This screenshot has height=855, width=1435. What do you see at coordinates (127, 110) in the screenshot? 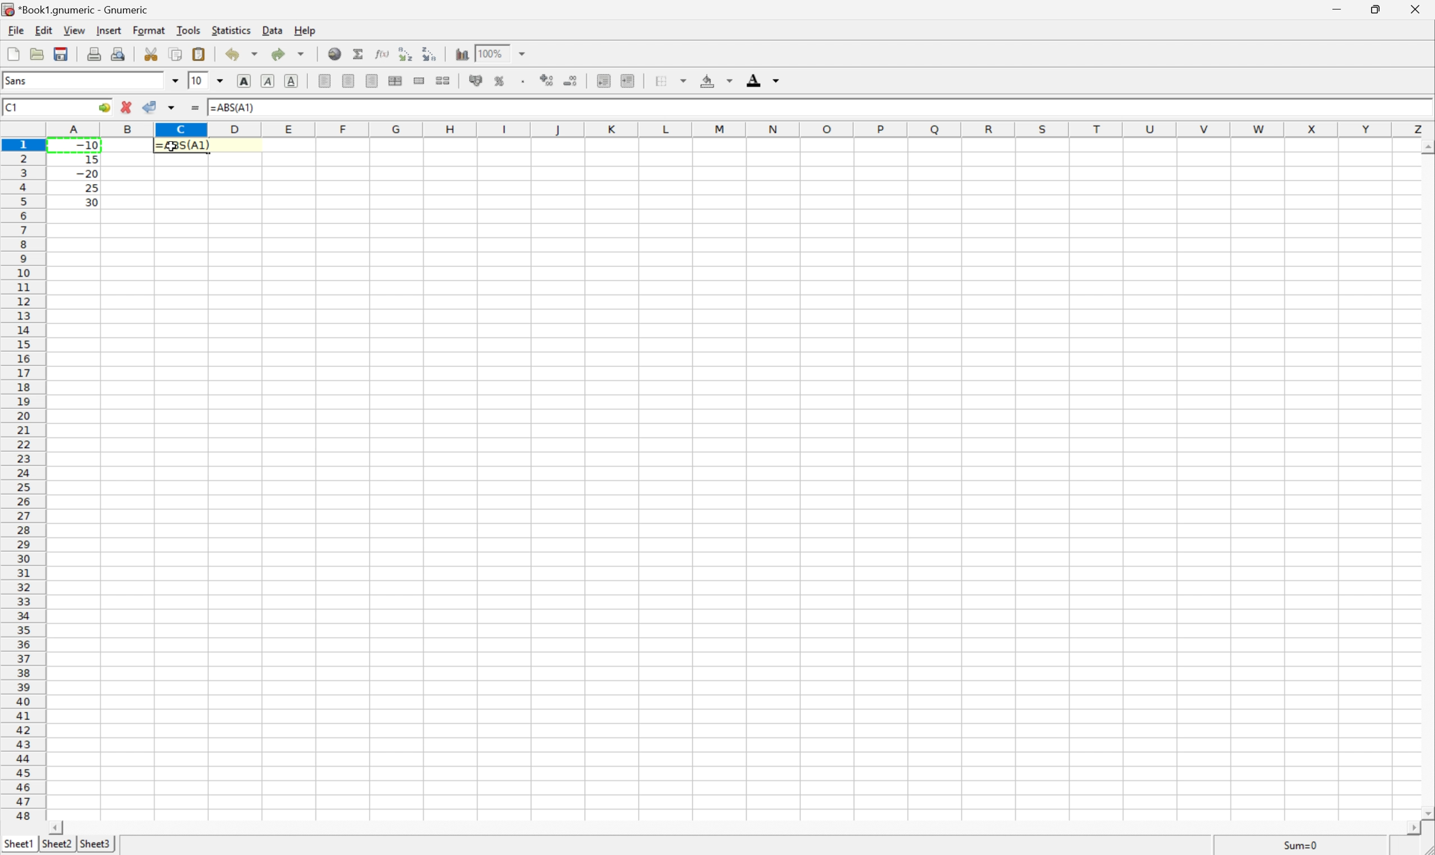
I see `cancel change` at bounding box center [127, 110].